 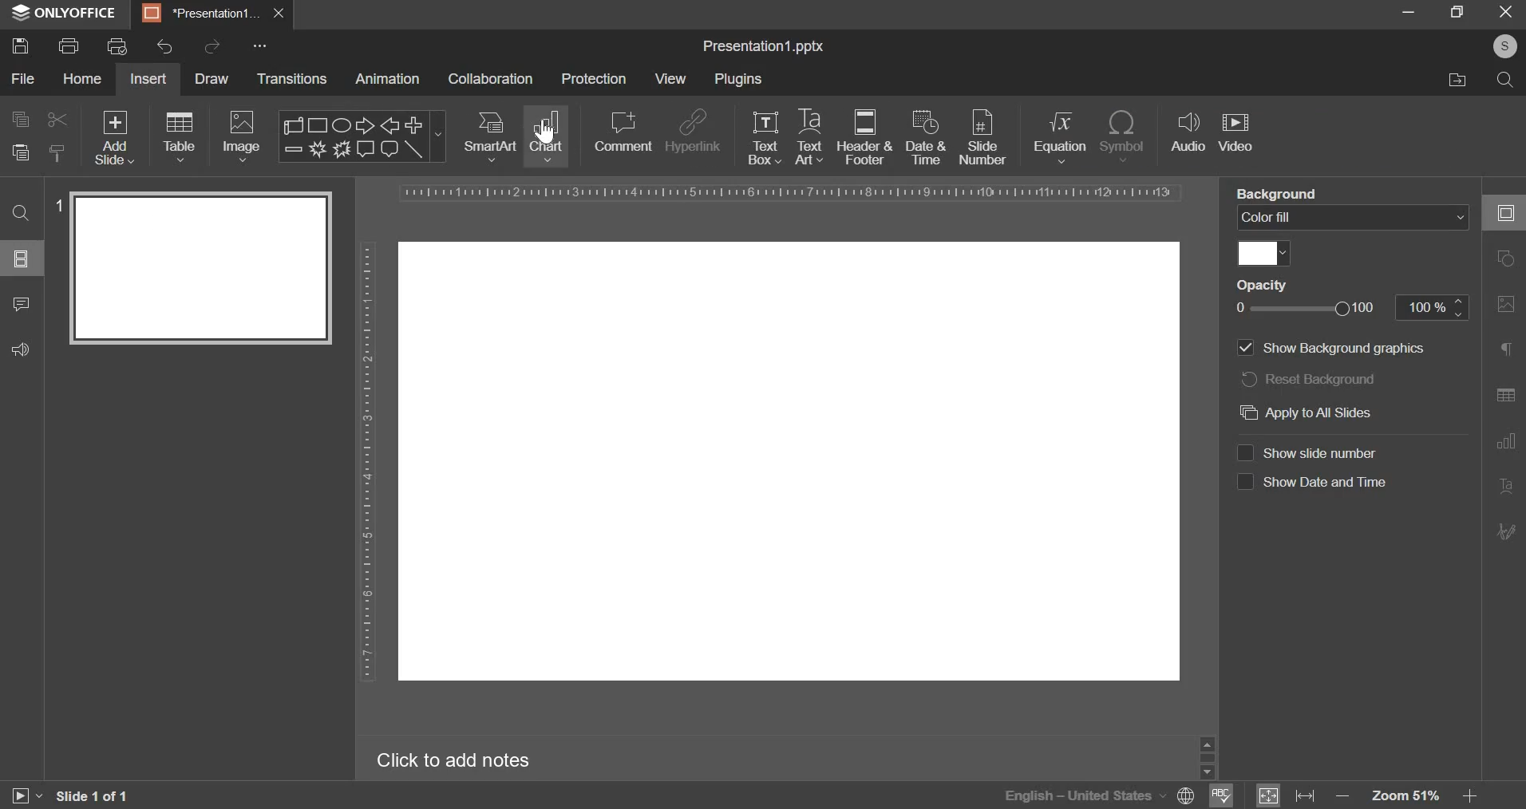 I want to click on feedback, so click(x=21, y=348).